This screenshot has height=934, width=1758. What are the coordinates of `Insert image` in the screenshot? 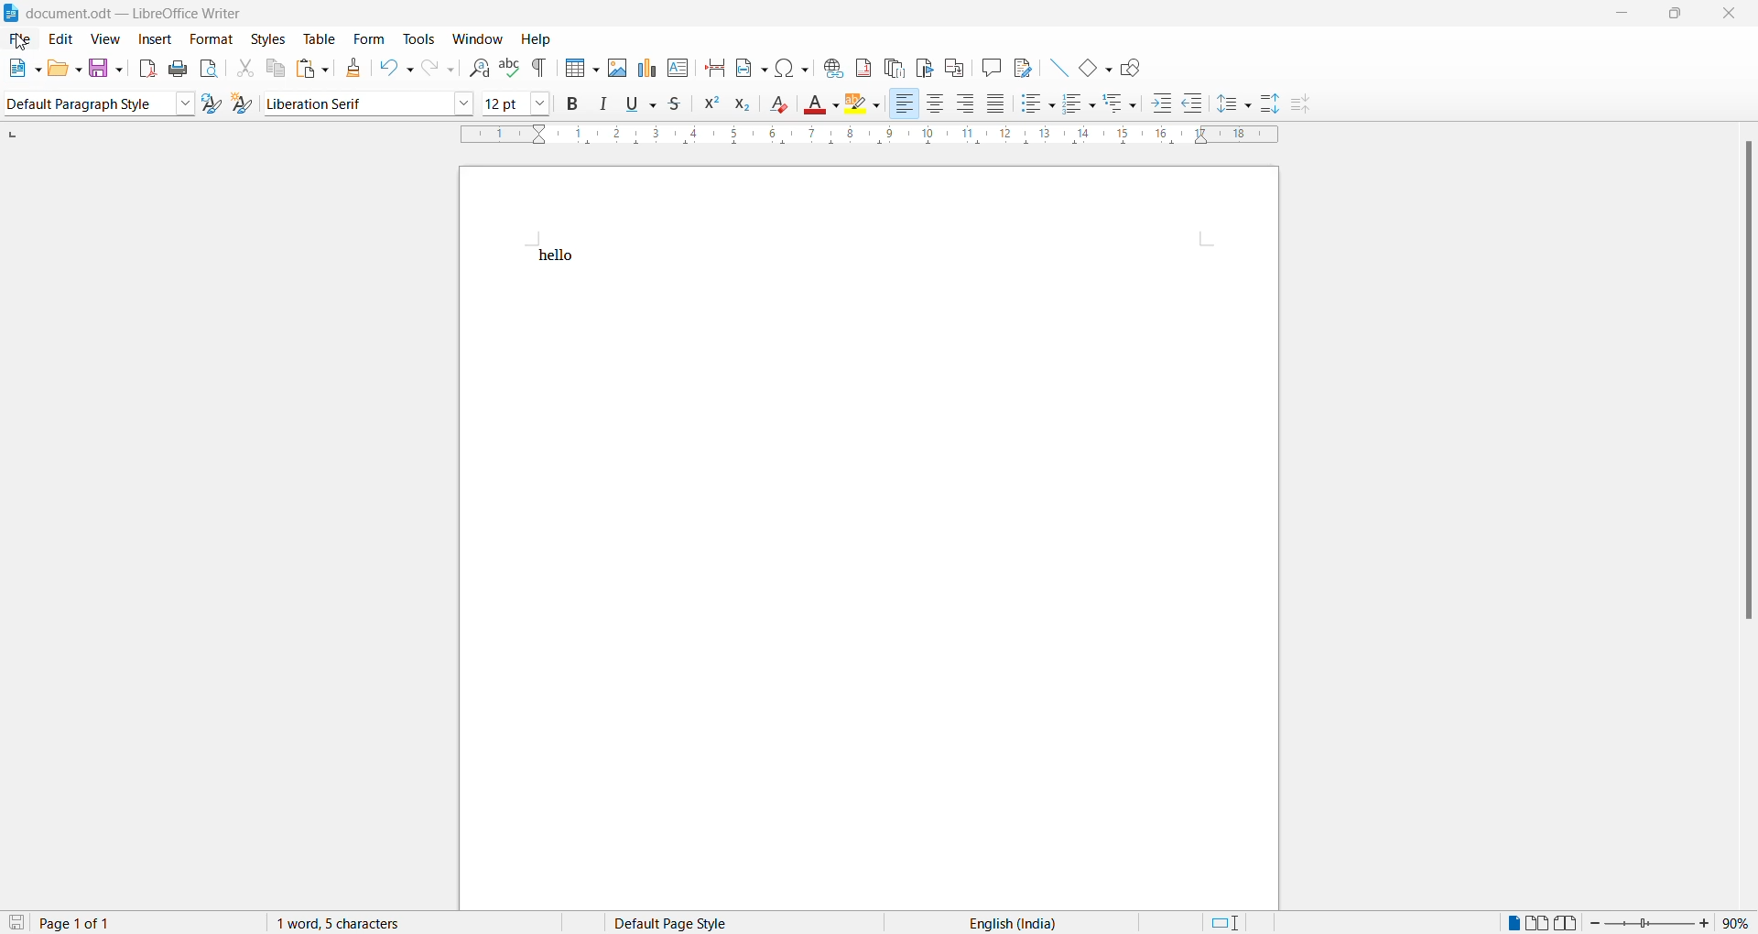 It's located at (613, 68).